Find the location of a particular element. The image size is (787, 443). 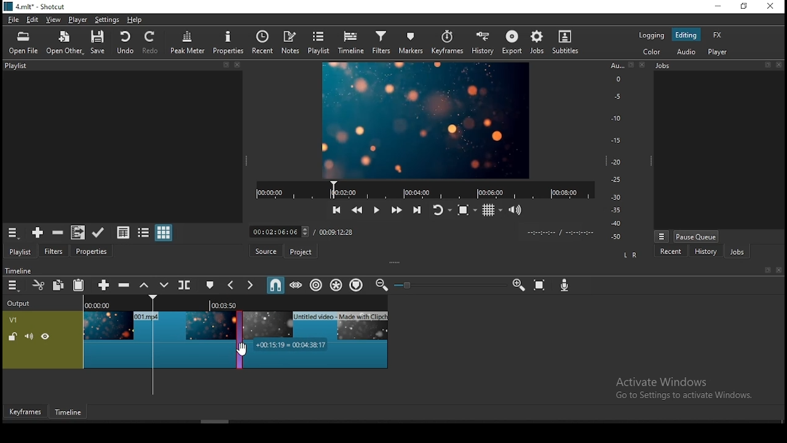

logging is located at coordinates (651, 36).